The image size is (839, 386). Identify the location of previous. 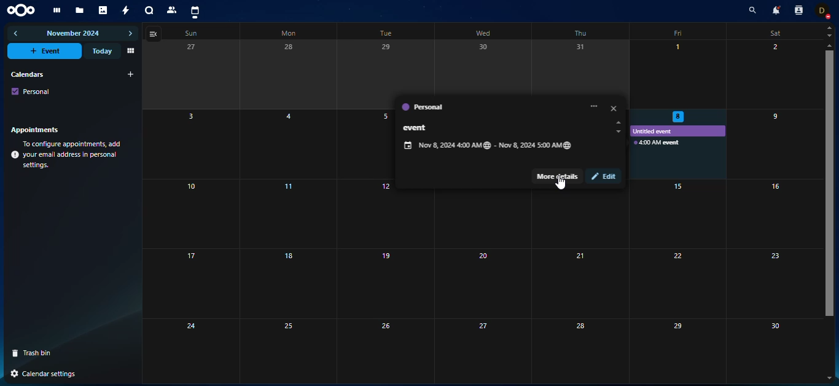
(17, 33).